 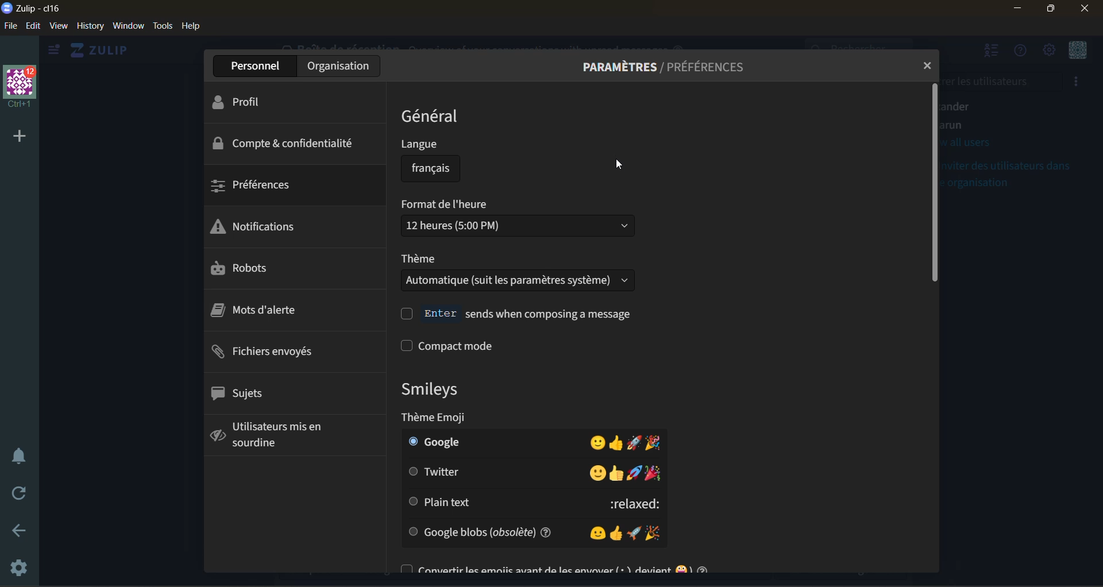 I want to click on bots, so click(x=231, y=267).